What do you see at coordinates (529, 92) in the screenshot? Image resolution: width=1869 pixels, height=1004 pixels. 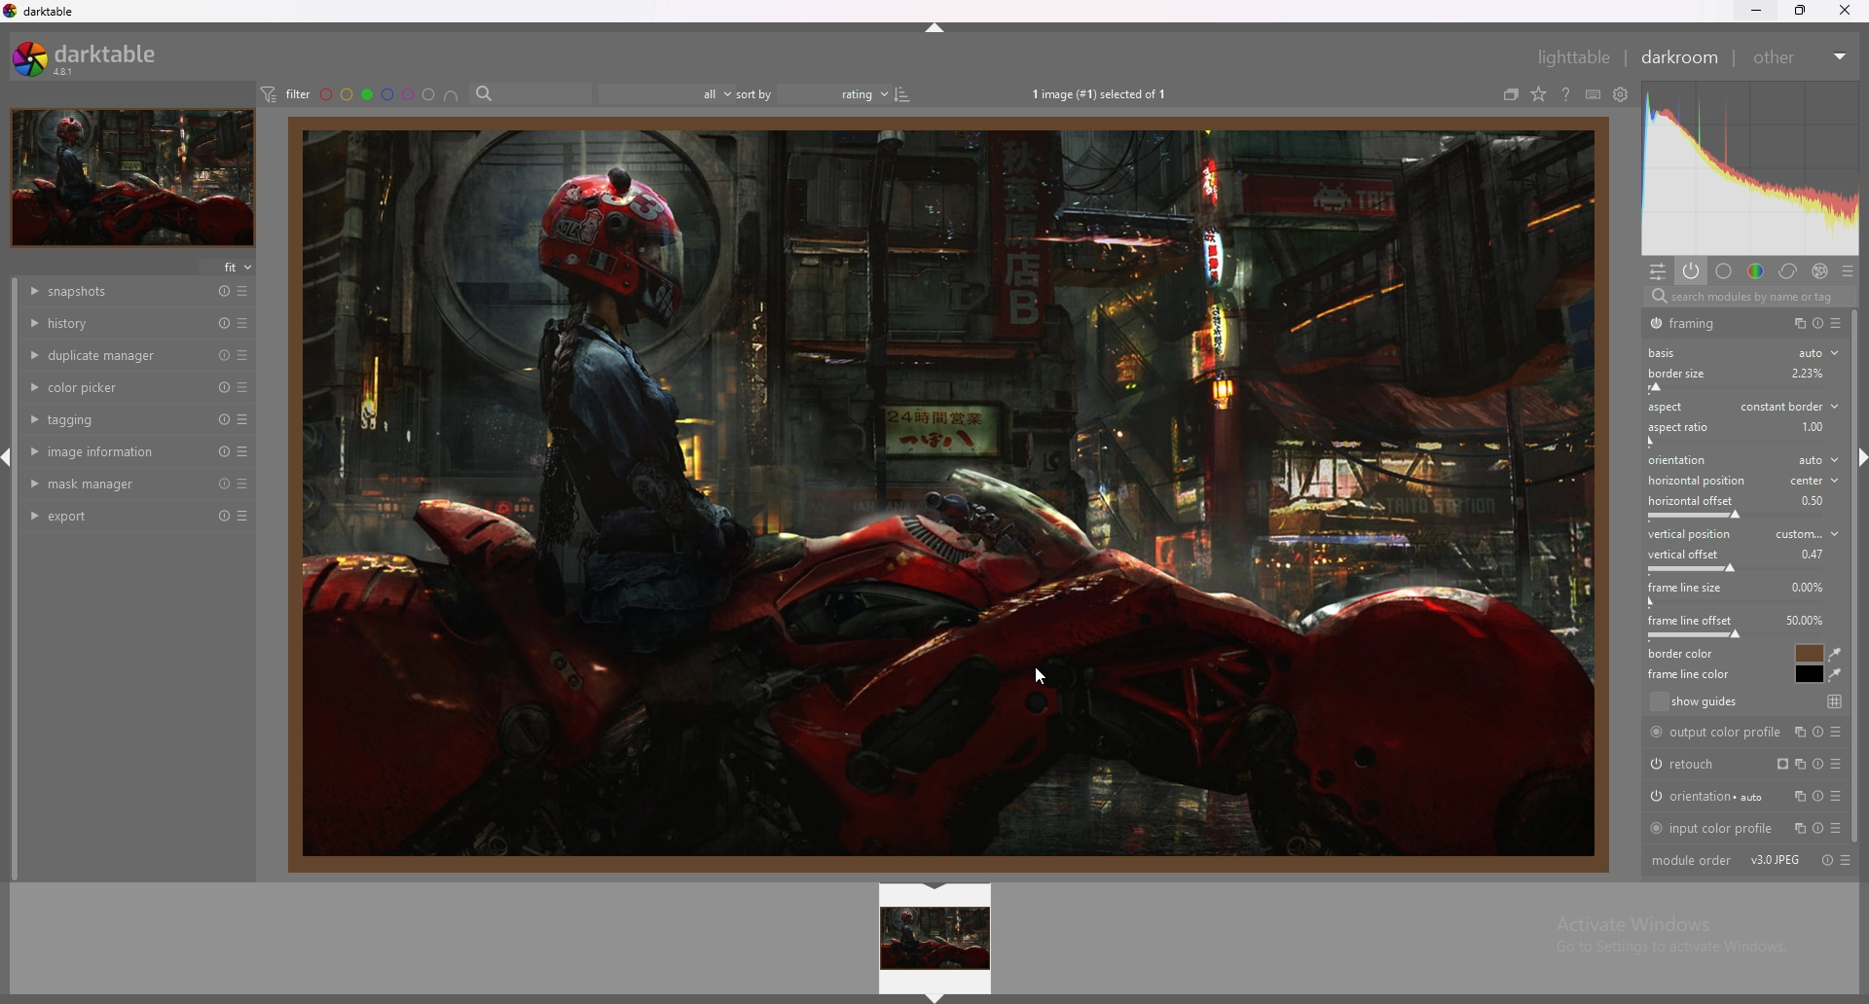 I see `search bar` at bounding box center [529, 92].